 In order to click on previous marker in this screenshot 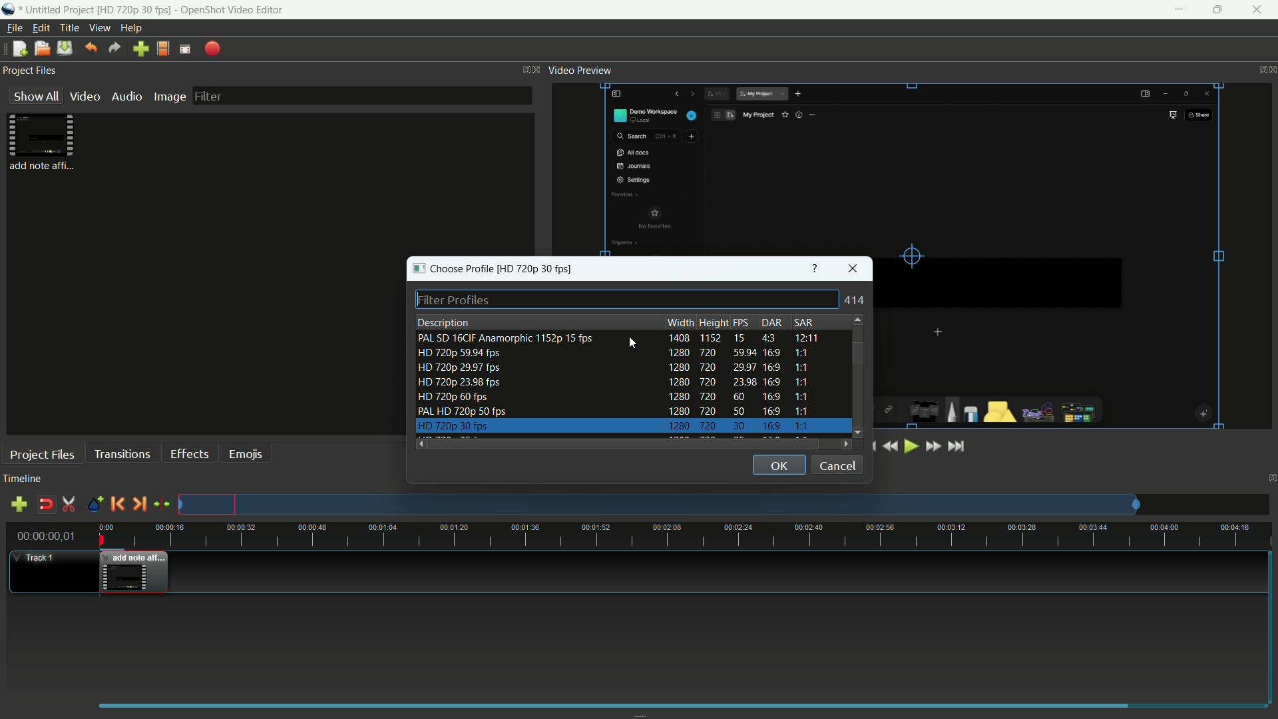, I will do `click(117, 504)`.